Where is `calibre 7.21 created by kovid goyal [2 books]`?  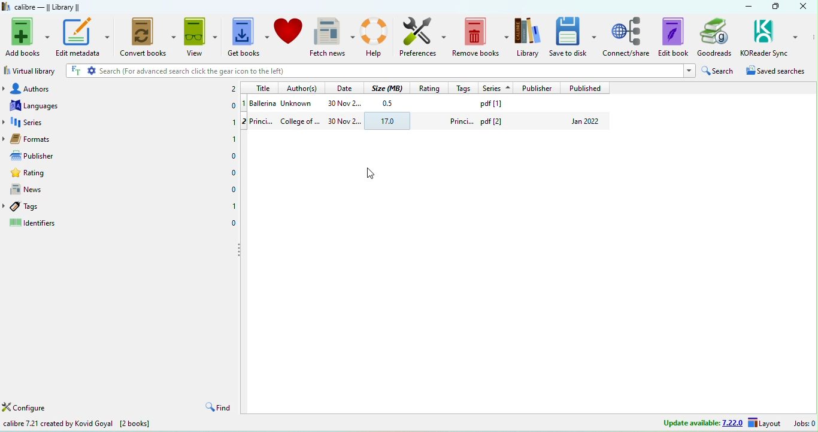 calibre 7.21 created by kovid goyal [2 books] is located at coordinates (87, 424).